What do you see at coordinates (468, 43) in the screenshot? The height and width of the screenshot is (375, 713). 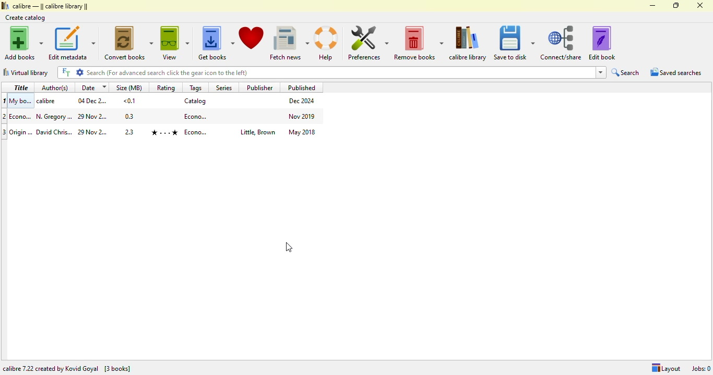 I see `calibre library` at bounding box center [468, 43].